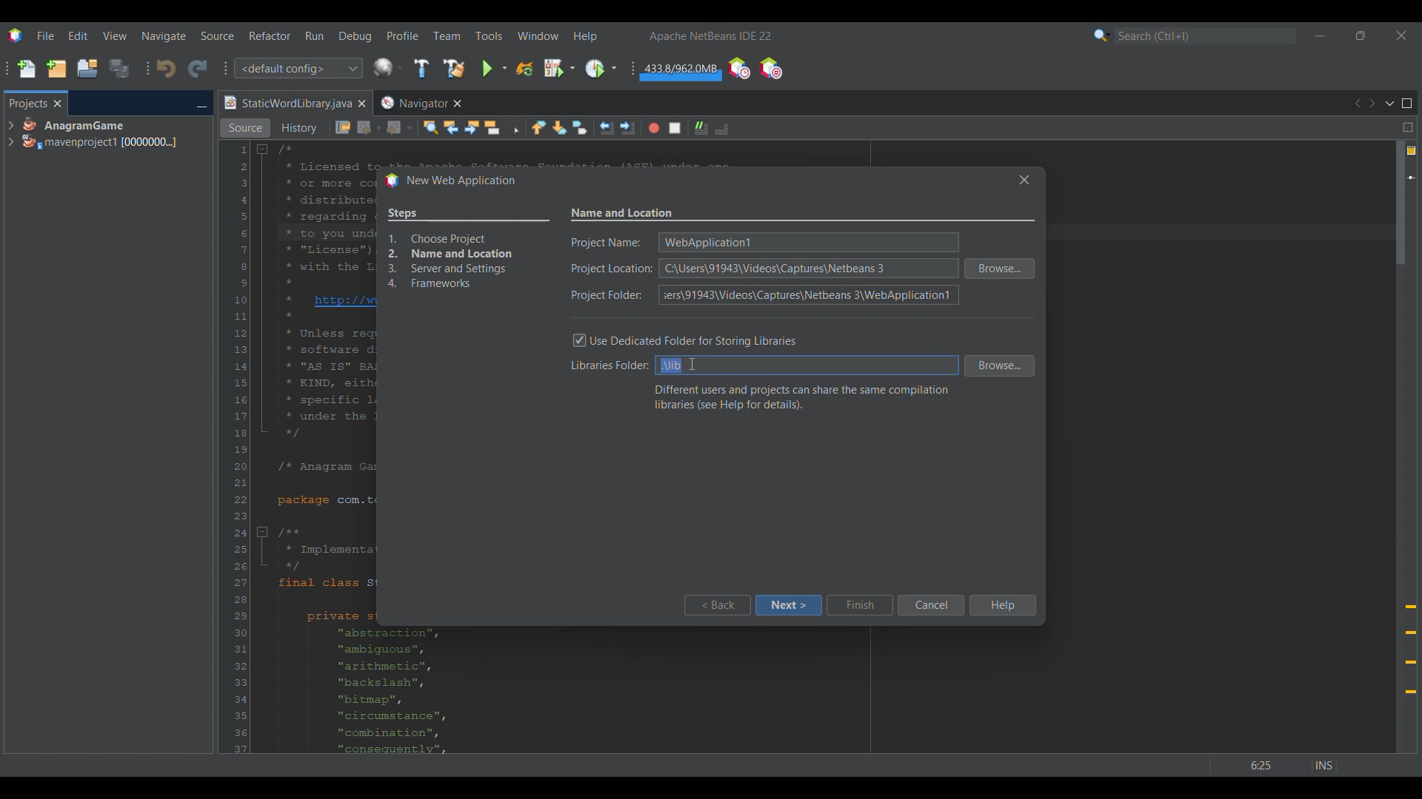  What do you see at coordinates (716, 605) in the screenshot?
I see `Back` at bounding box center [716, 605].